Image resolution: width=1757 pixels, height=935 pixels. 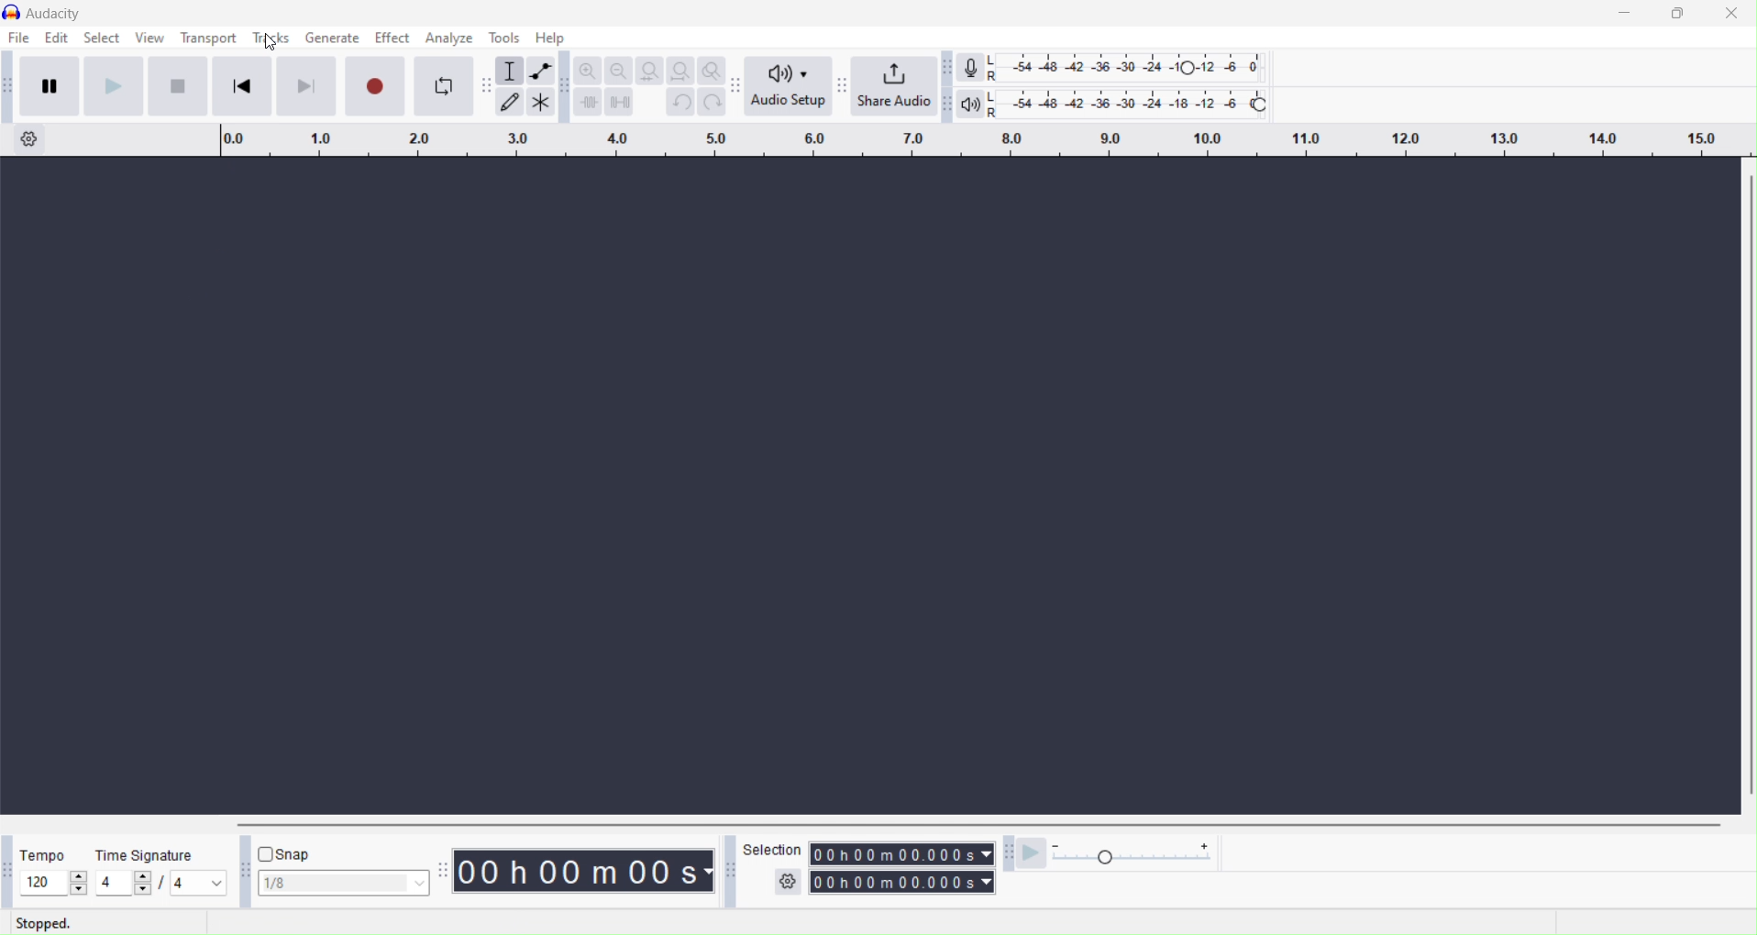 What do you see at coordinates (211, 38) in the screenshot?
I see `Transport` at bounding box center [211, 38].